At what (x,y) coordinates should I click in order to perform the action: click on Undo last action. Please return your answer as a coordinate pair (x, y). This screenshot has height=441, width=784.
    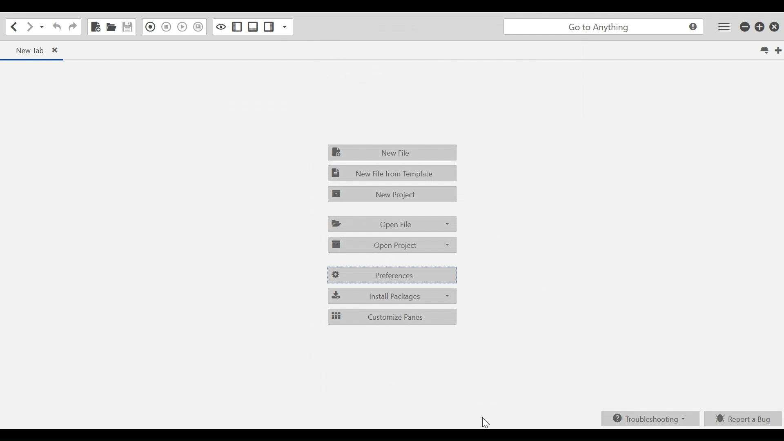
    Looking at the image, I should click on (57, 27).